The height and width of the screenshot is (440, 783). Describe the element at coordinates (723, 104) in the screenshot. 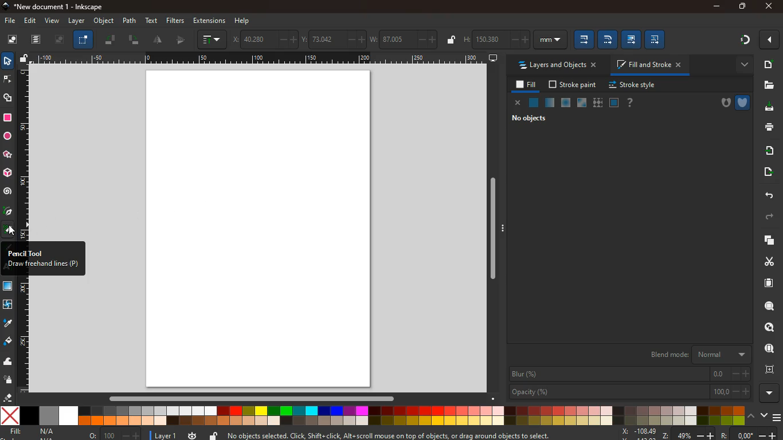

I see `hole` at that location.